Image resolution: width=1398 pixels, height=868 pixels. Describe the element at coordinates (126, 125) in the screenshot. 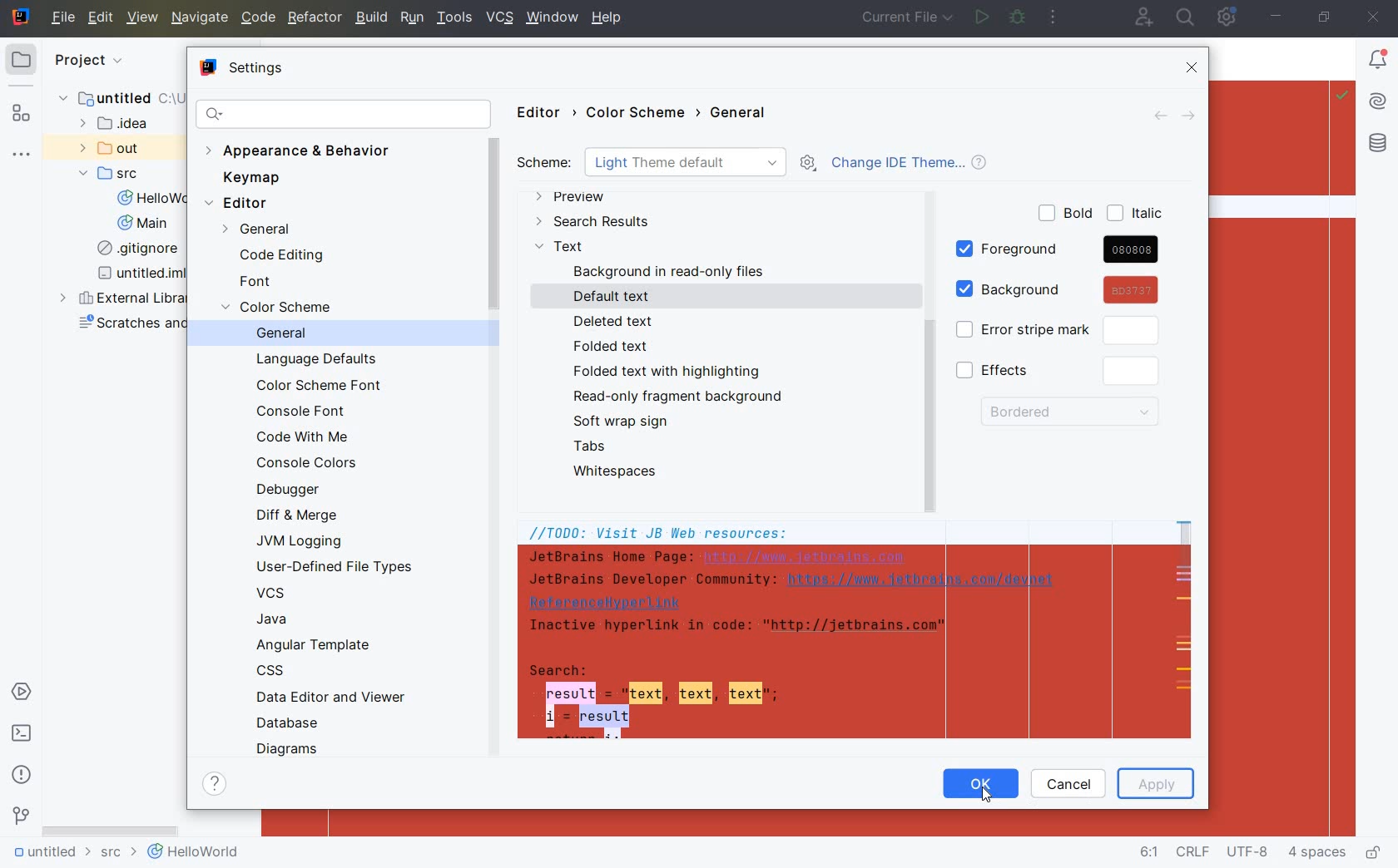

I see `idea` at that location.